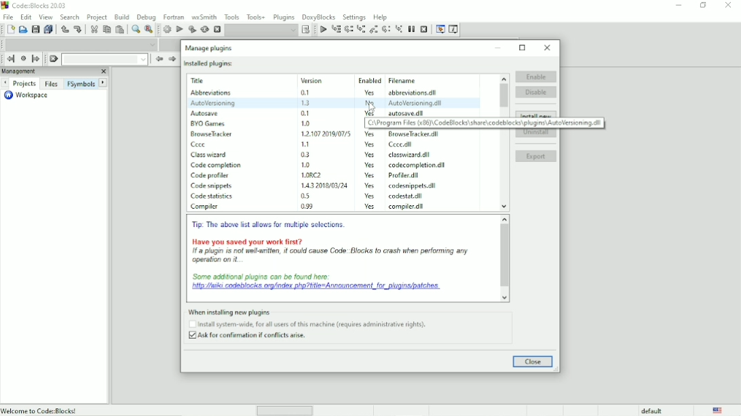  What do you see at coordinates (307, 113) in the screenshot?
I see `version ` at bounding box center [307, 113].